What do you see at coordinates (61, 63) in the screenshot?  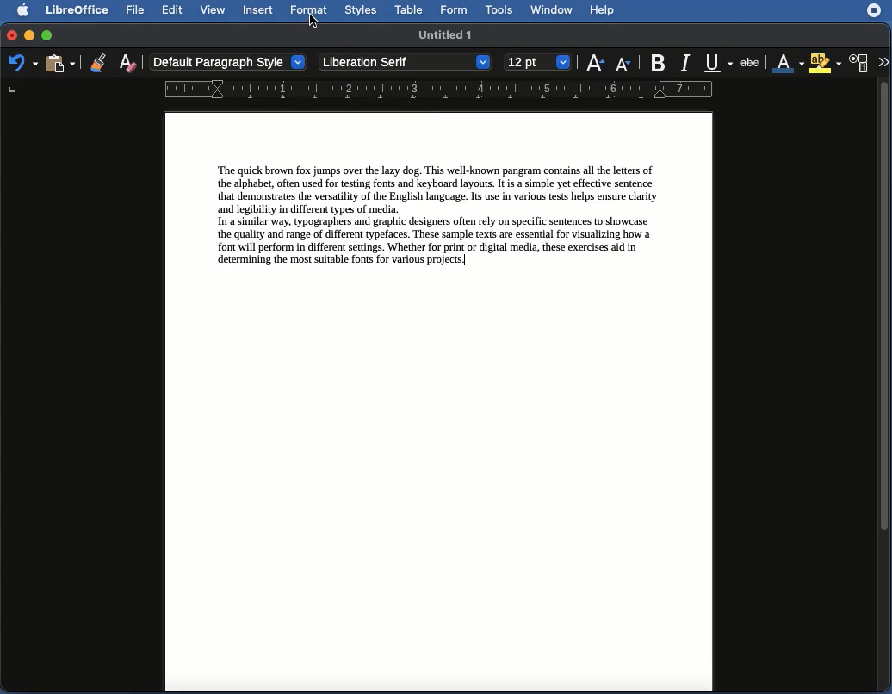 I see `Clipboard` at bounding box center [61, 63].